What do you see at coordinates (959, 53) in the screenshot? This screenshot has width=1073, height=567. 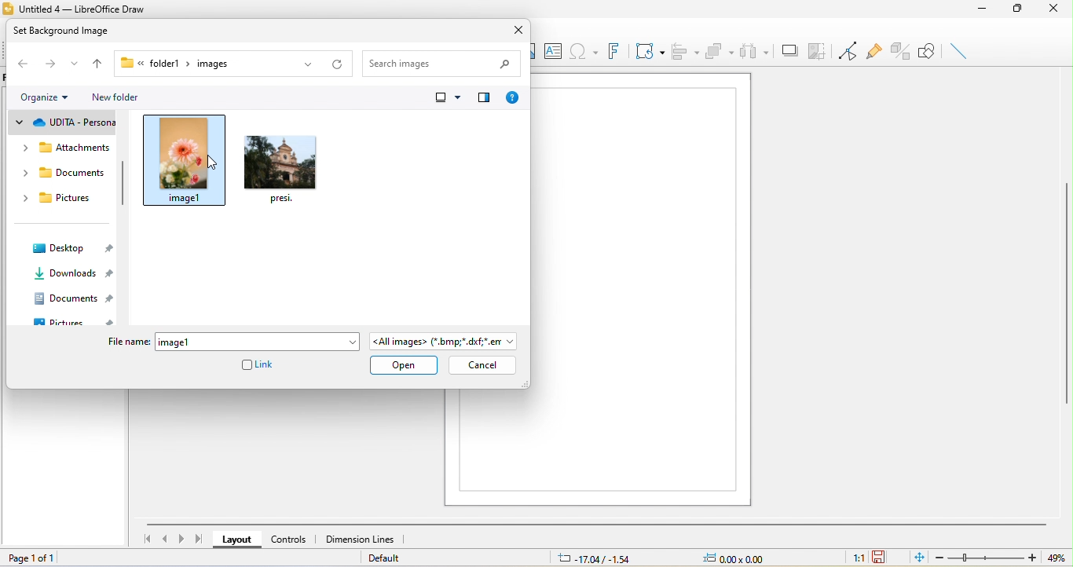 I see `insert line` at bounding box center [959, 53].